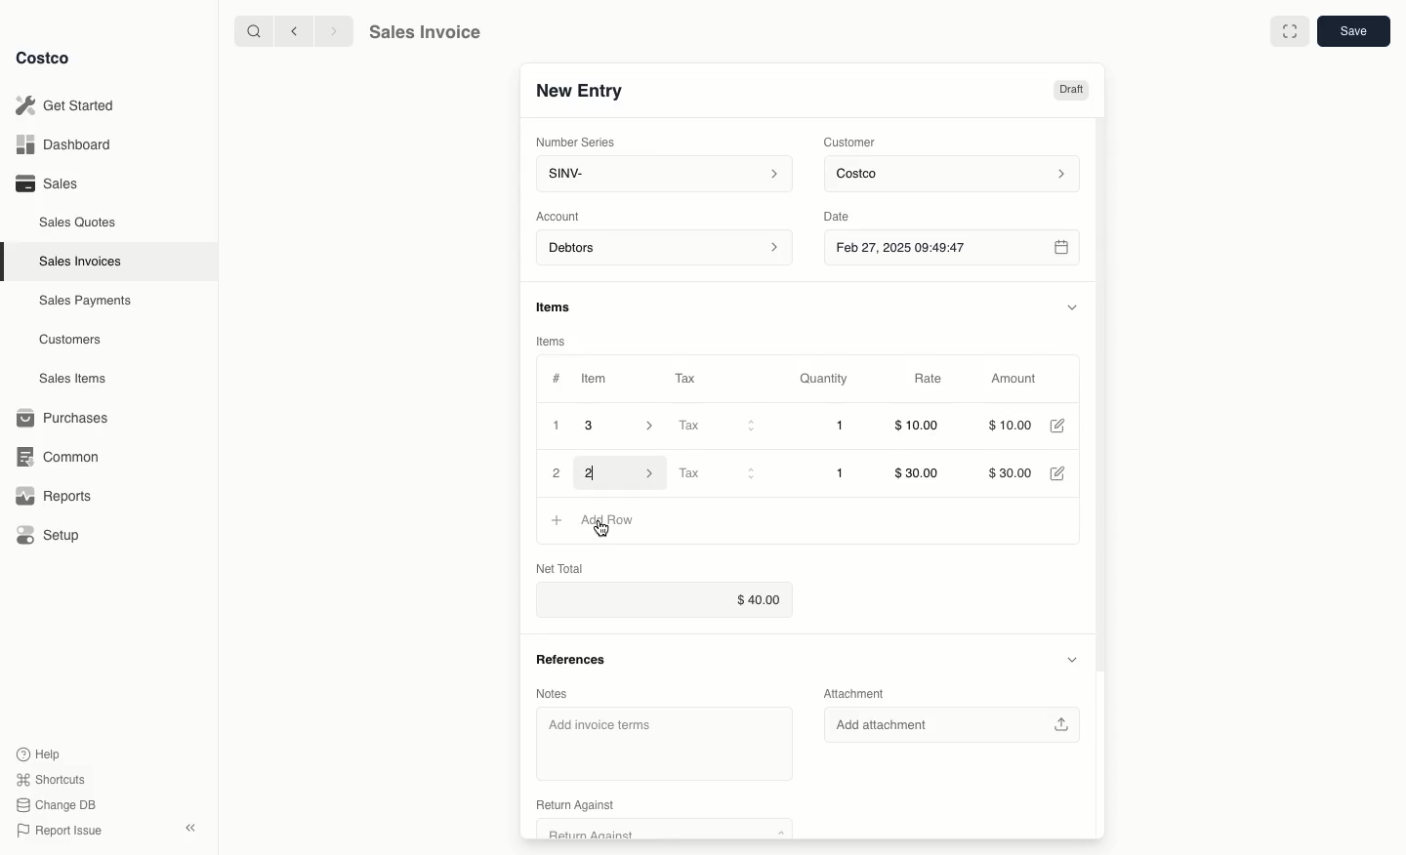 The height and width of the screenshot is (855, 1406). I want to click on 2, so click(622, 472).